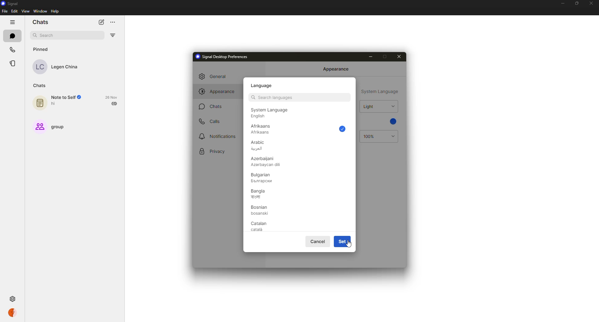  I want to click on bosian, so click(260, 210).